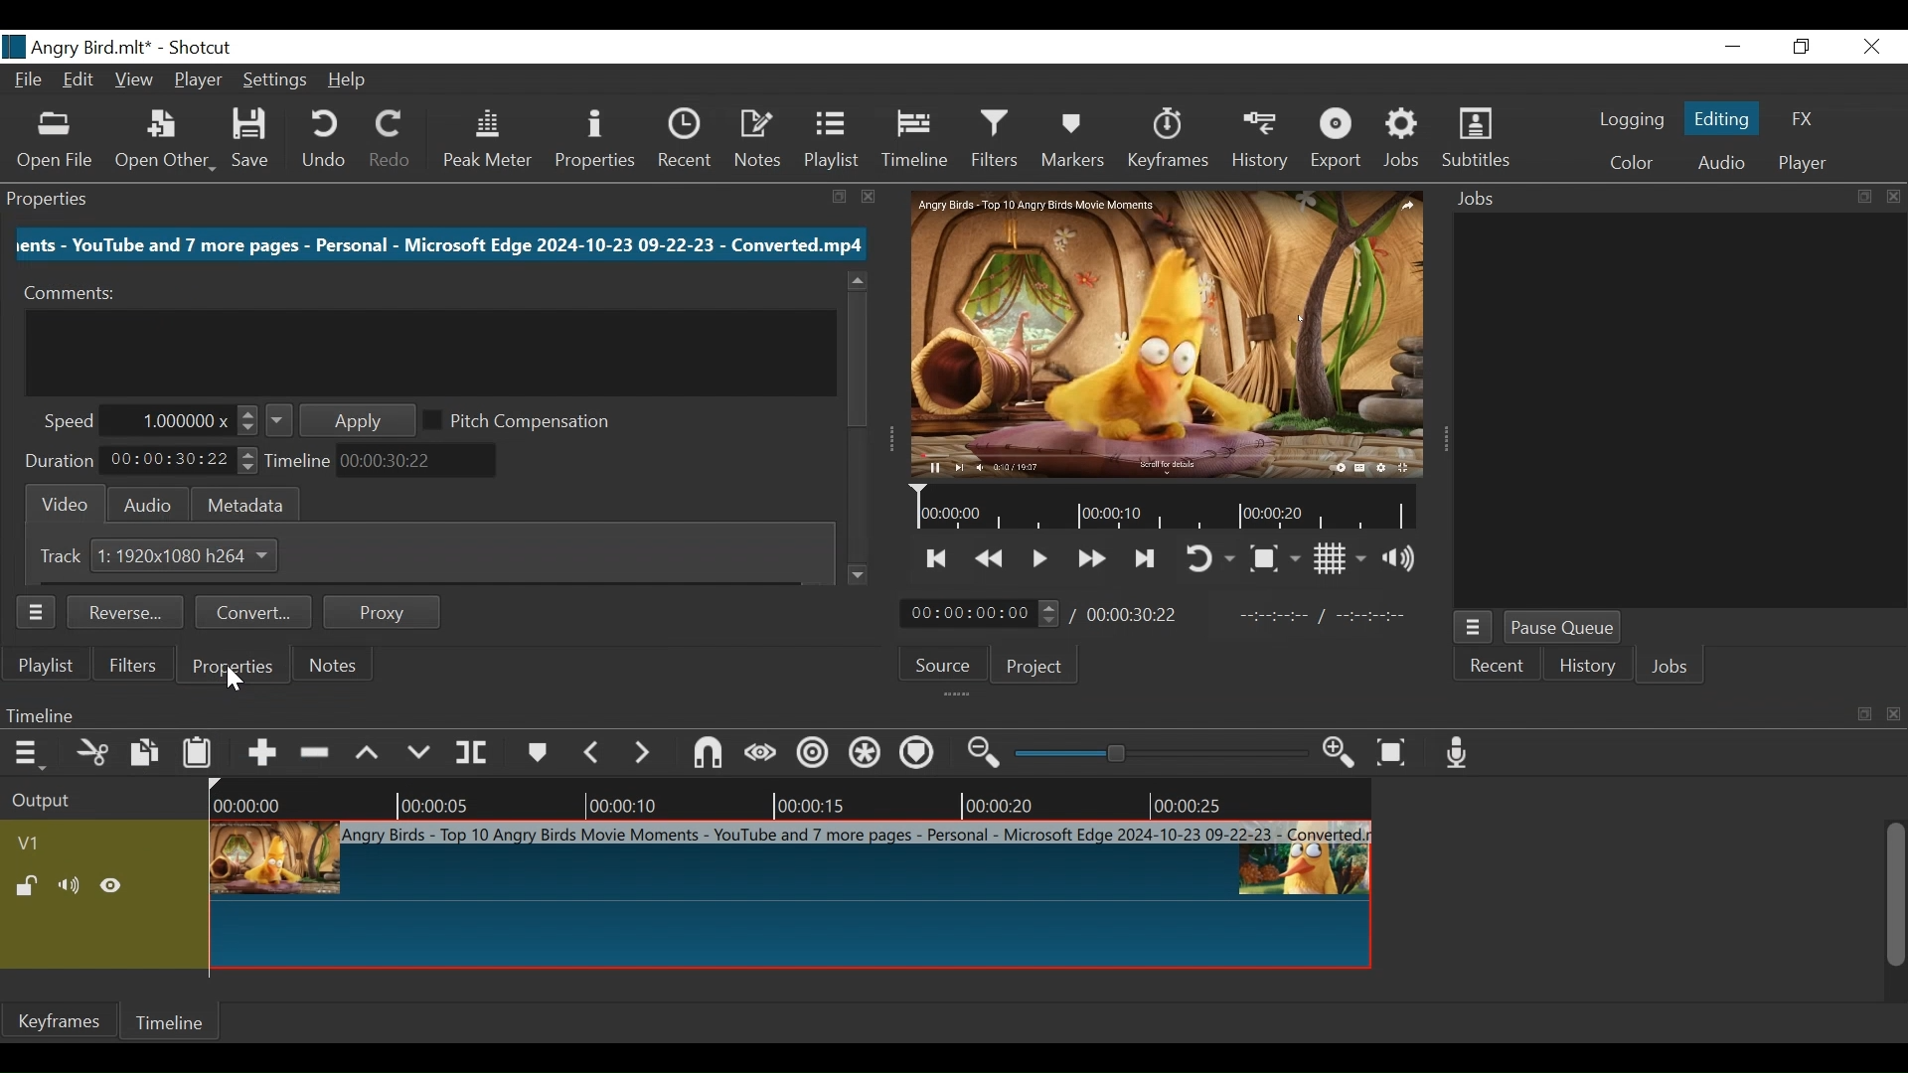  What do you see at coordinates (1721, 119) in the screenshot?
I see `Editing` at bounding box center [1721, 119].